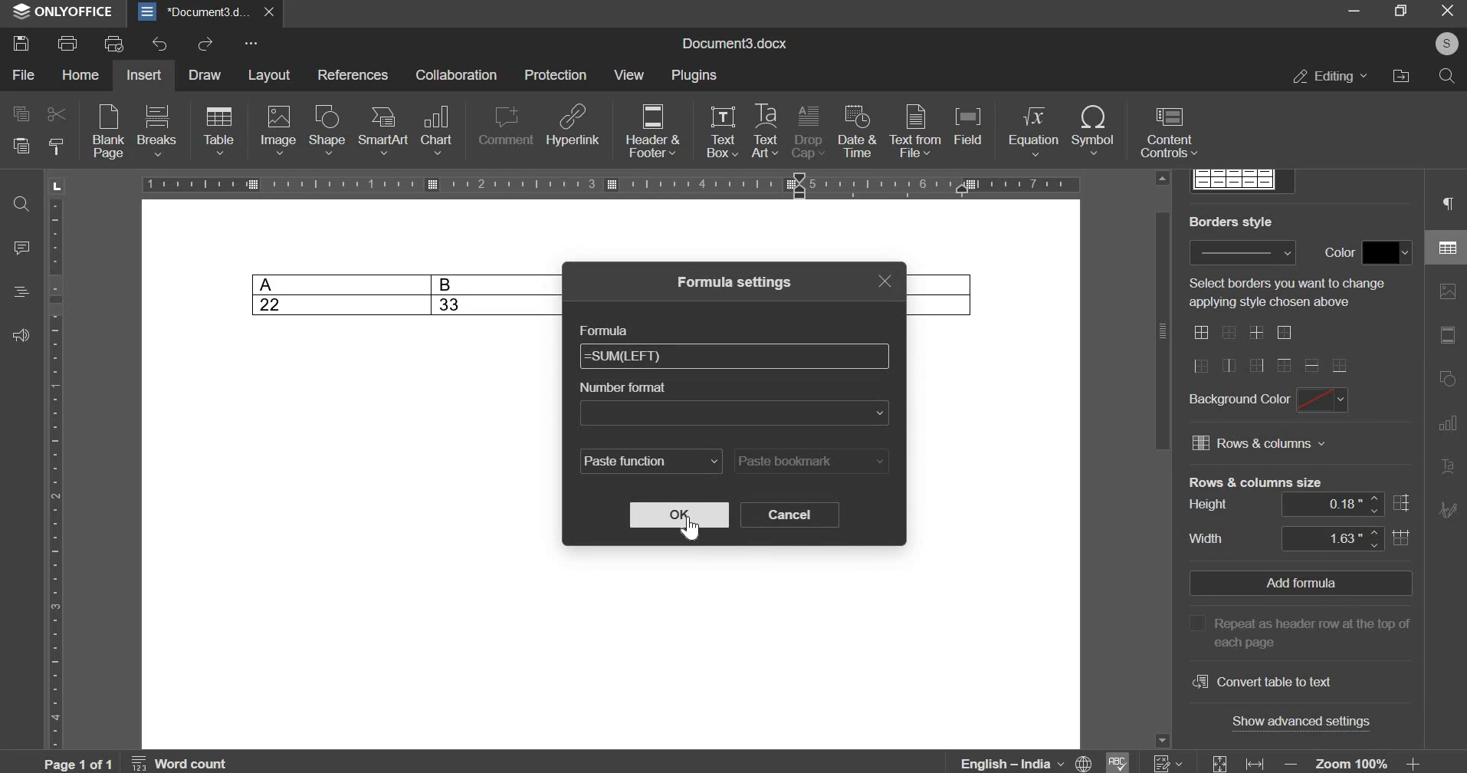 This screenshot has width=1467, height=773. Describe the element at coordinates (461, 75) in the screenshot. I see `collaboration` at that location.